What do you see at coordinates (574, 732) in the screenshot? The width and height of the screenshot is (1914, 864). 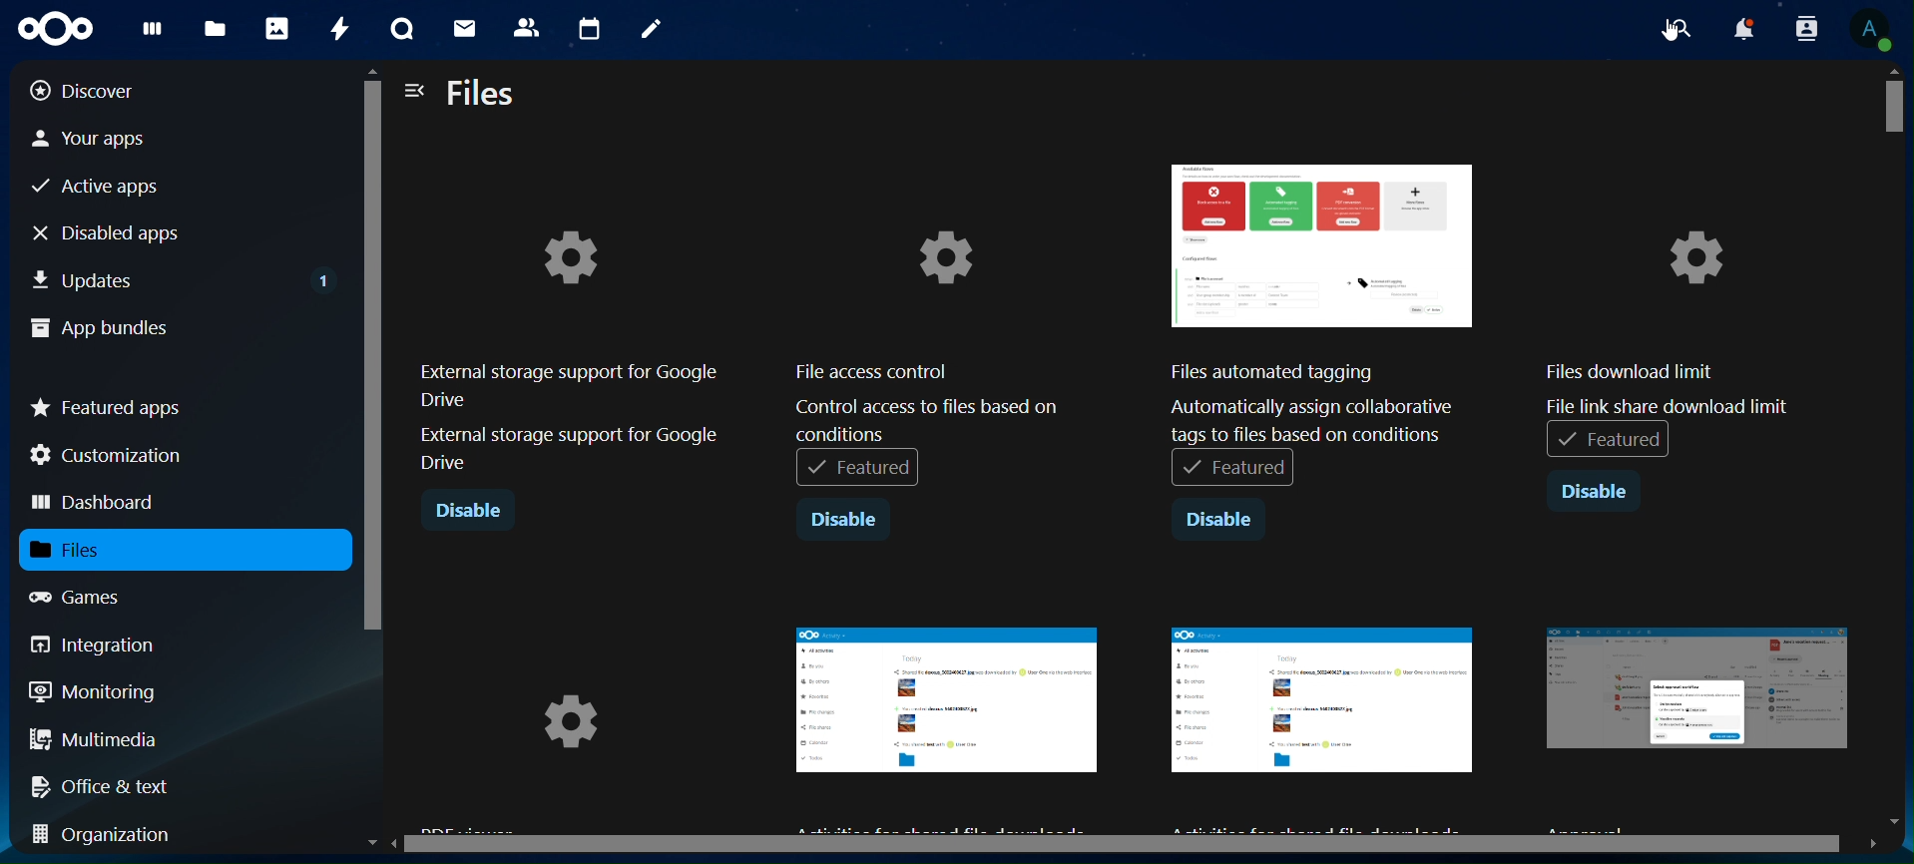 I see `image` at bounding box center [574, 732].